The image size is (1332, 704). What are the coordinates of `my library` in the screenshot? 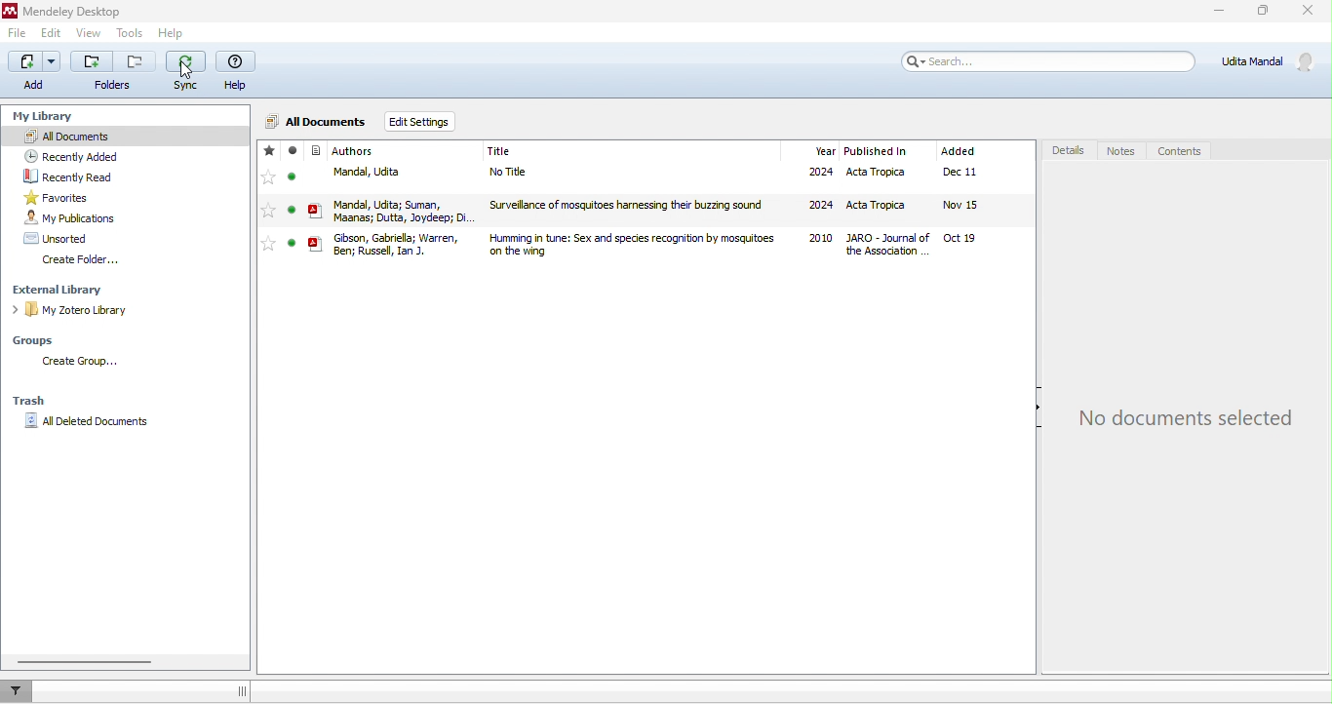 It's located at (58, 113).